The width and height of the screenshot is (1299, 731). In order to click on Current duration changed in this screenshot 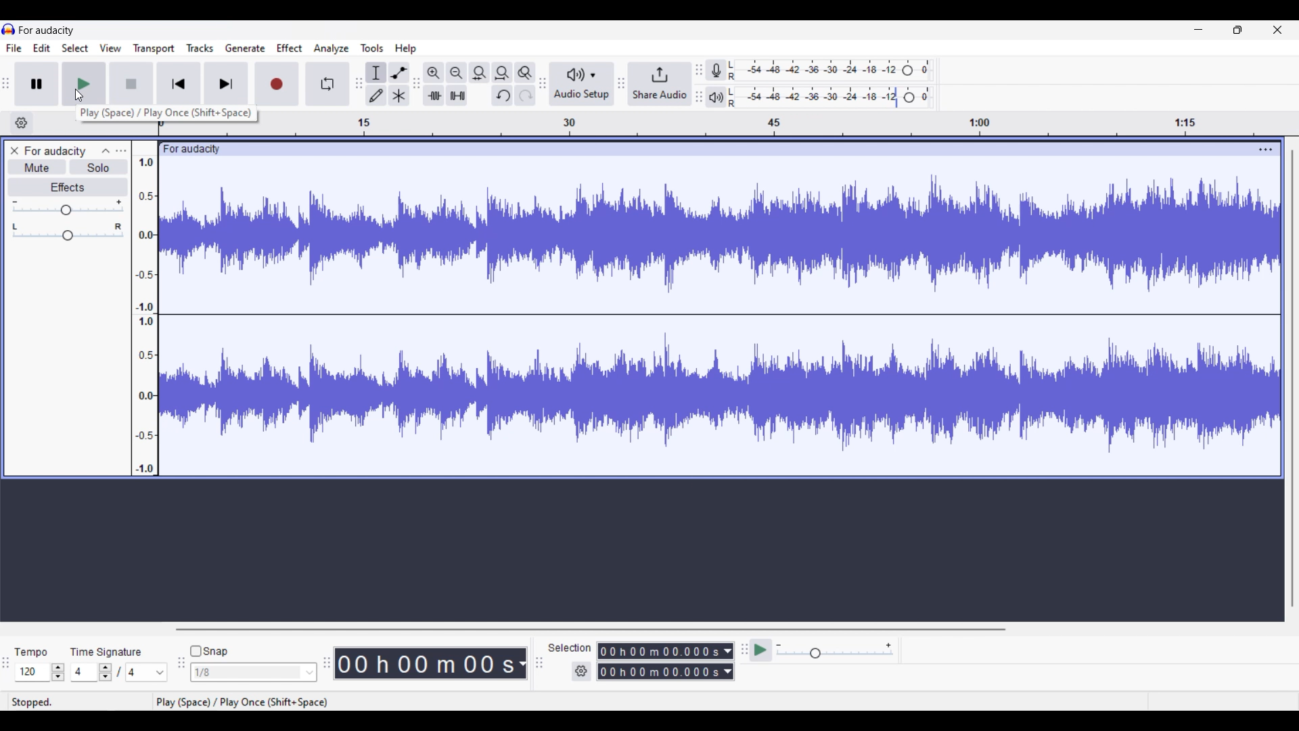, I will do `click(425, 663)`.